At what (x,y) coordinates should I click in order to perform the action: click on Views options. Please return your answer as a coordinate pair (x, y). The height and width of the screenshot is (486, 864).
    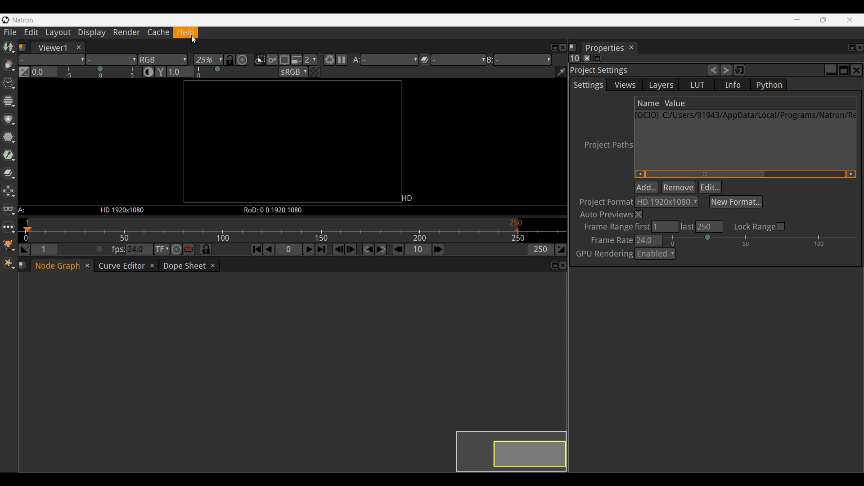
    Looking at the image, I should click on (9, 209).